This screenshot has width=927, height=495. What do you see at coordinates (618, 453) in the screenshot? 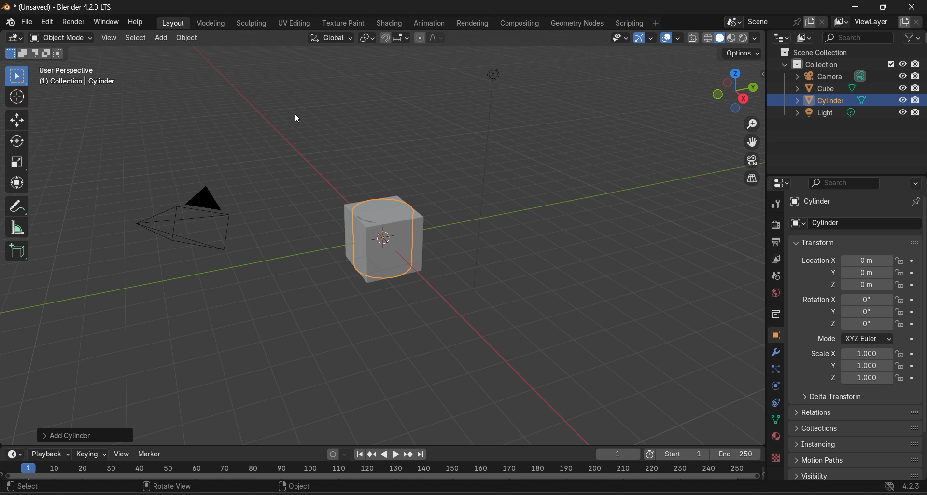
I see `current frame` at bounding box center [618, 453].